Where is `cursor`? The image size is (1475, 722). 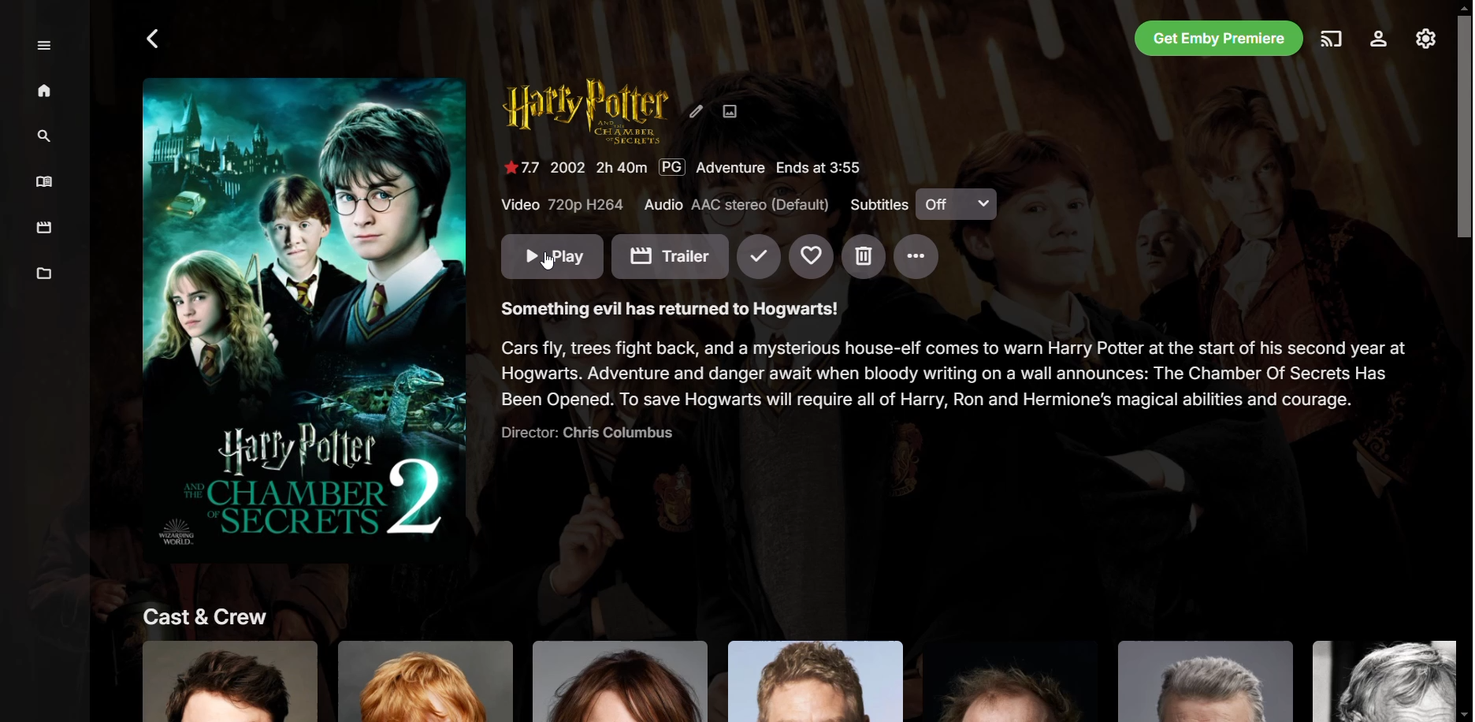
cursor is located at coordinates (555, 268).